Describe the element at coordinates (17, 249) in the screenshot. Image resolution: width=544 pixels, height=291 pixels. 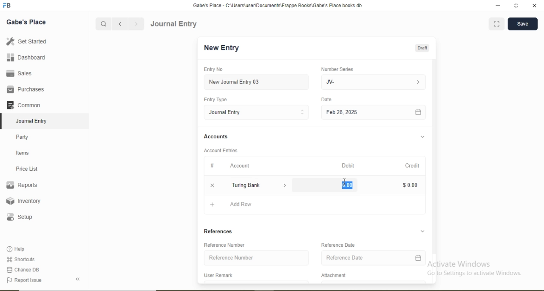
I see `Help` at that location.